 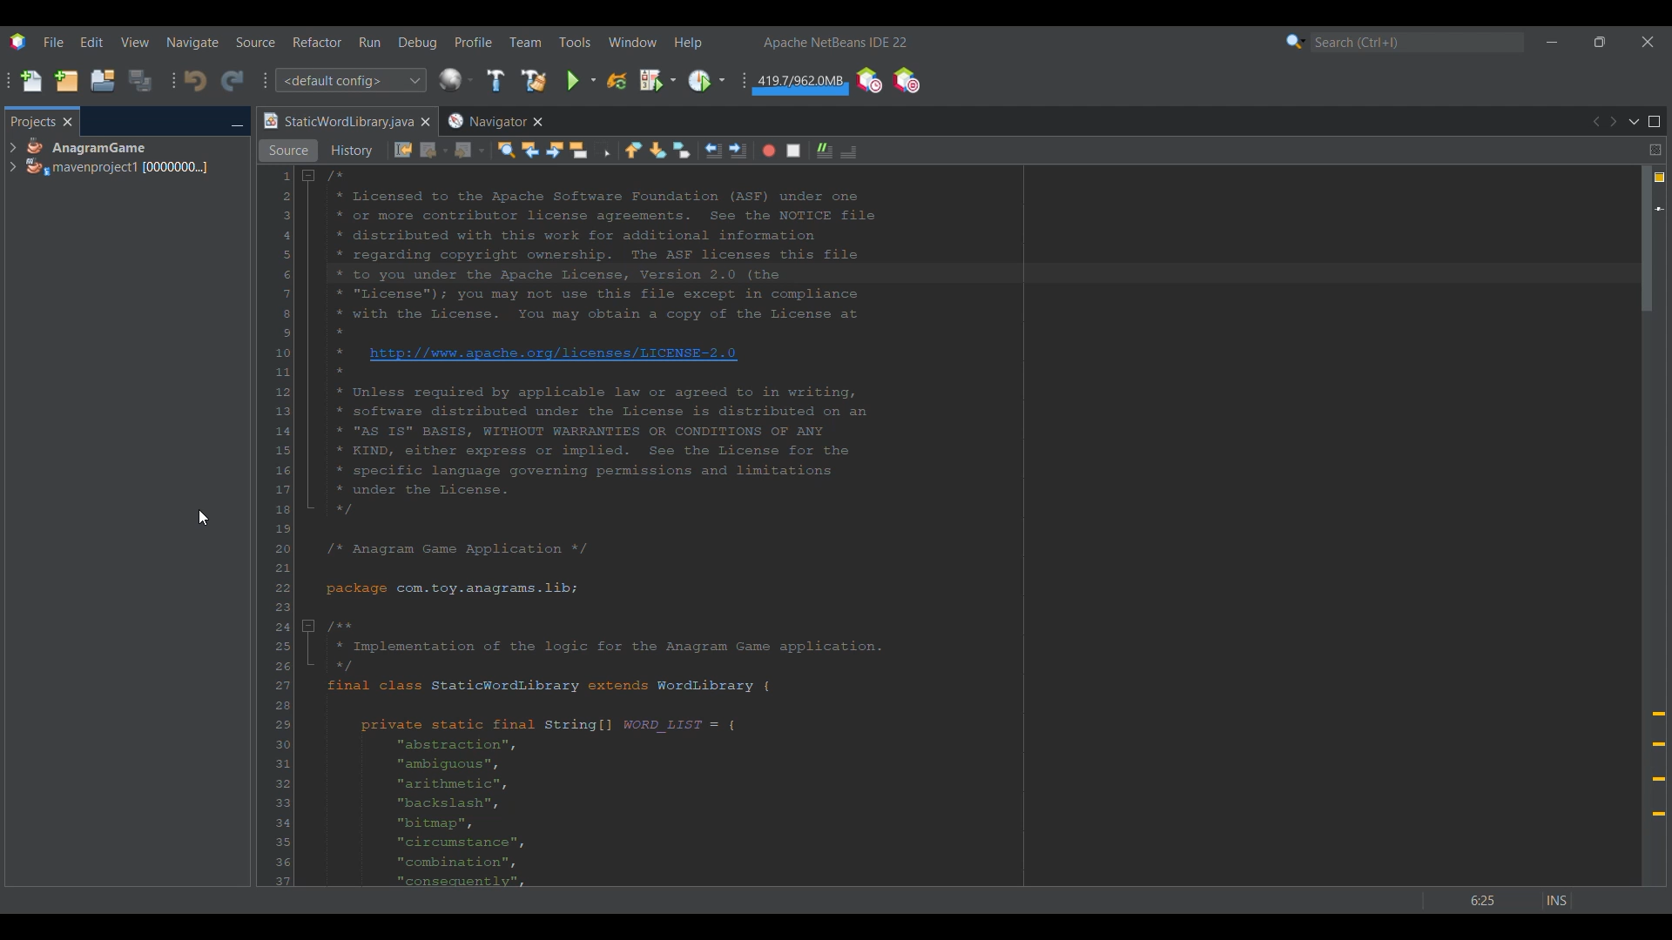 I want to click on Configure window, so click(x=455, y=79).